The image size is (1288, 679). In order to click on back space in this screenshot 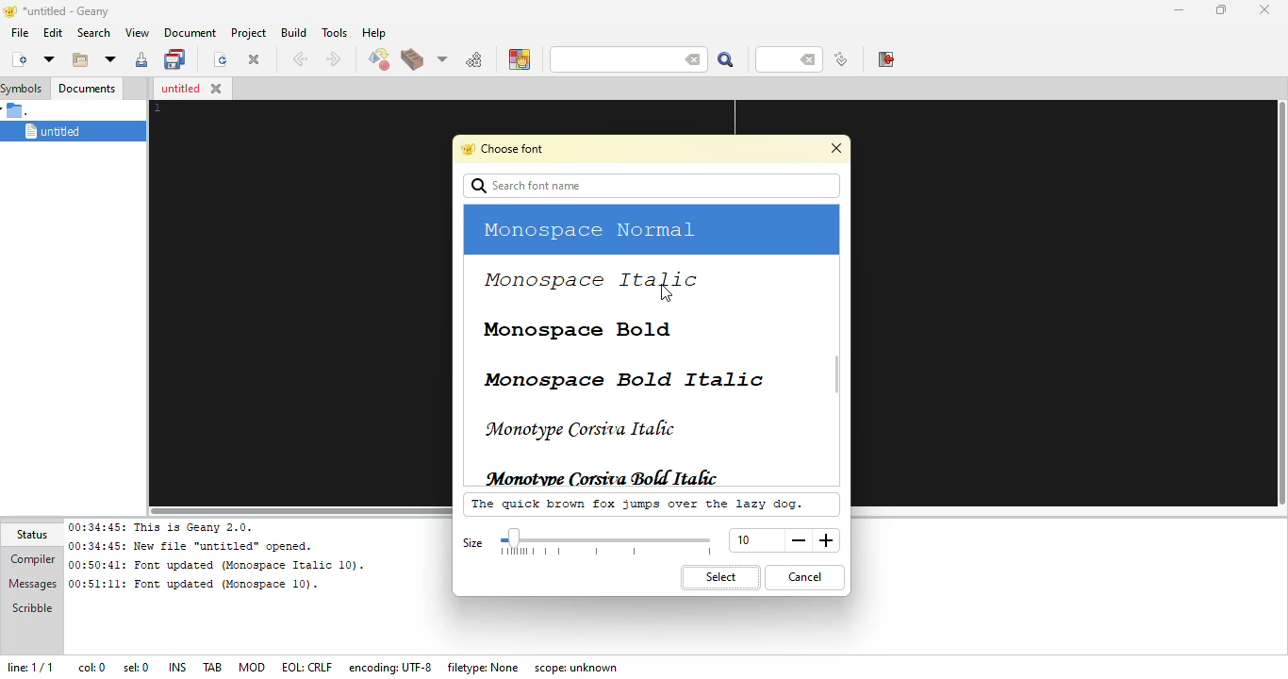, I will do `click(810, 60)`.